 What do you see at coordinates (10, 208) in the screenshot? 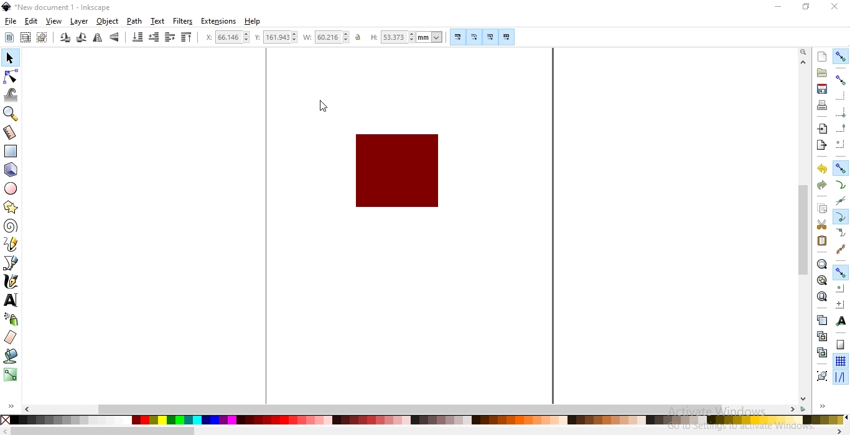
I see `create stars and polygons` at bounding box center [10, 208].